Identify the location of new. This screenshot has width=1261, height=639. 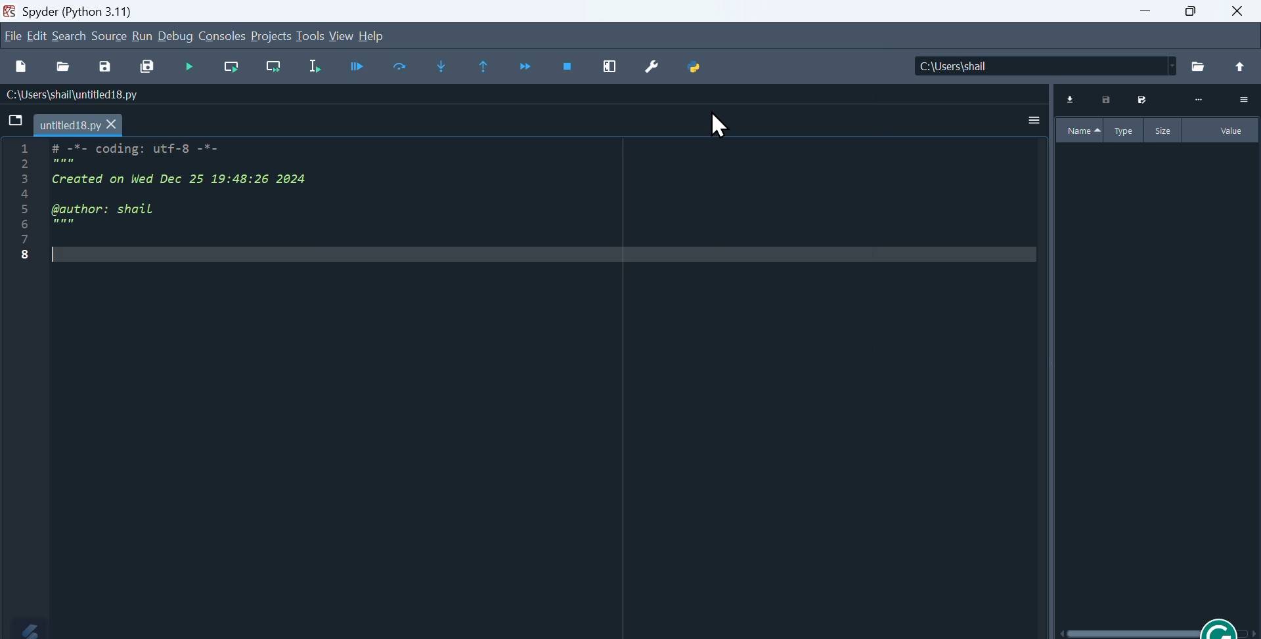
(18, 66).